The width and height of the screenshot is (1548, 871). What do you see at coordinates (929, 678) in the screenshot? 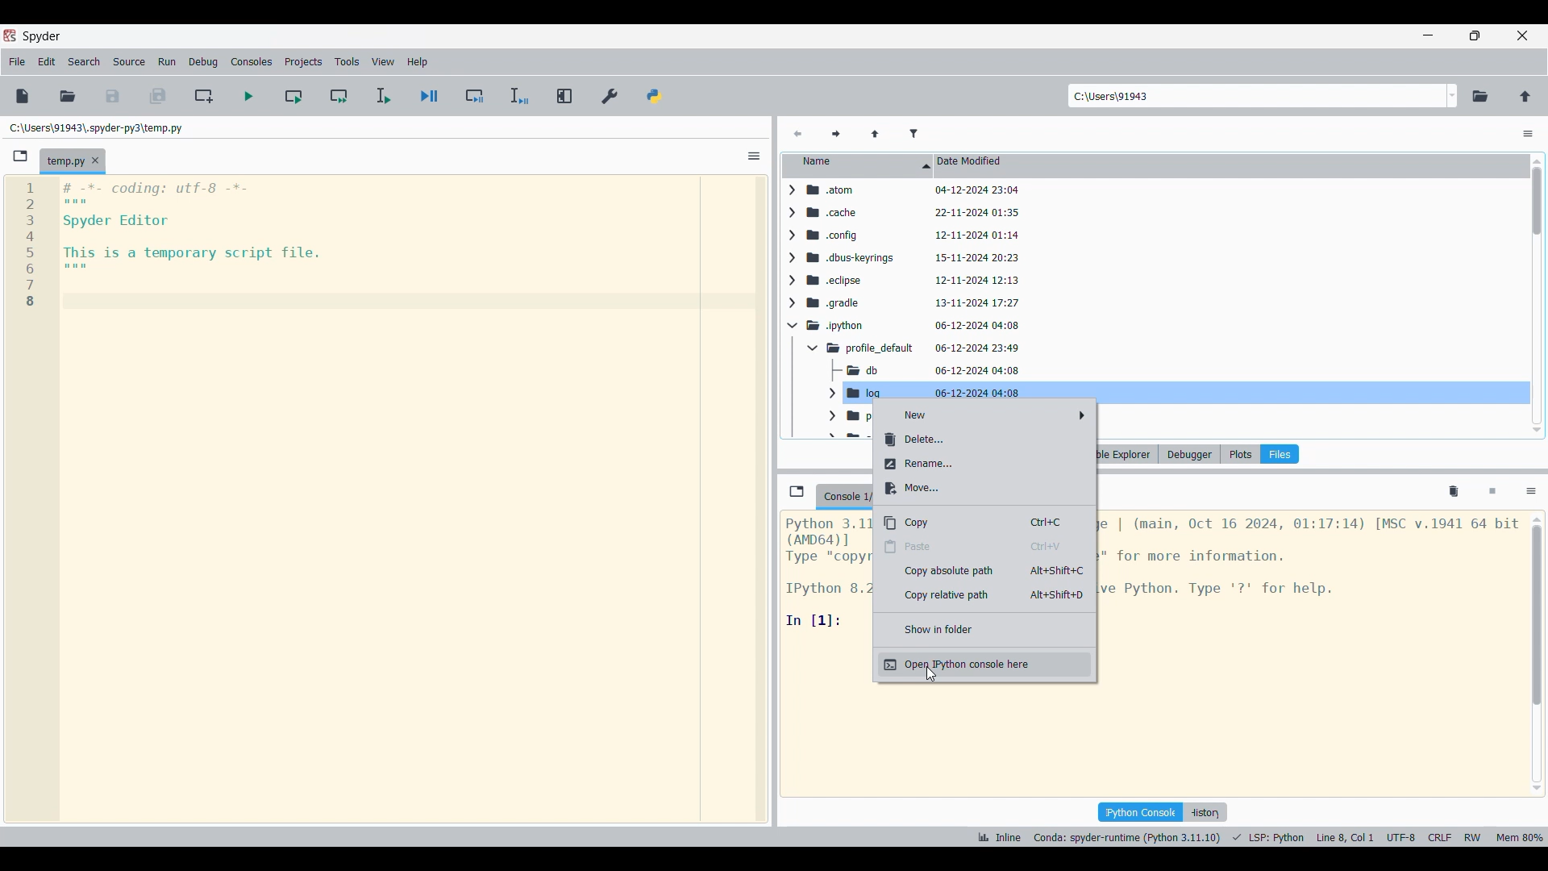
I see `cursor` at bounding box center [929, 678].